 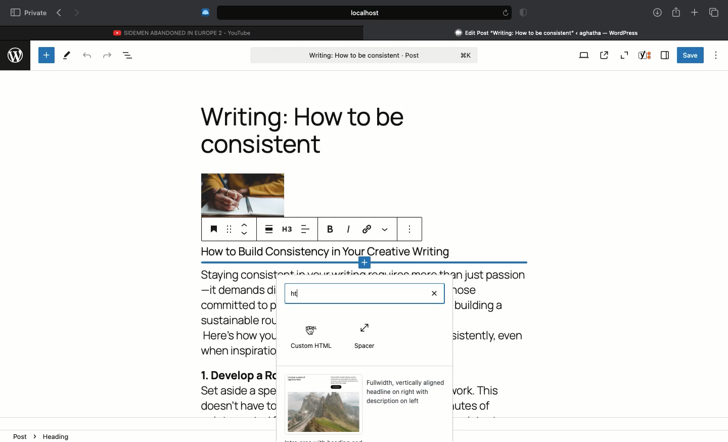 What do you see at coordinates (366, 54) in the screenshot?
I see `Post` at bounding box center [366, 54].